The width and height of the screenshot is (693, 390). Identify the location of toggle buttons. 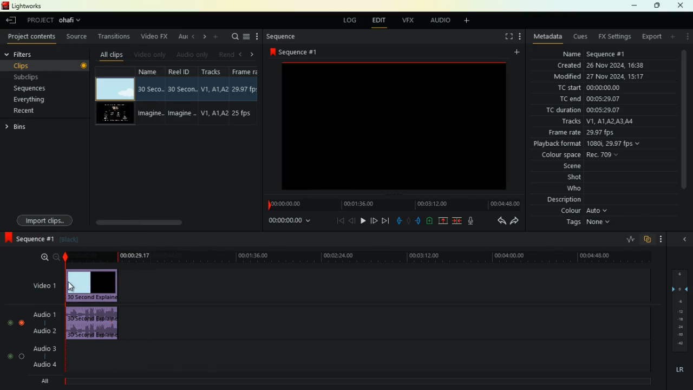
(15, 336).